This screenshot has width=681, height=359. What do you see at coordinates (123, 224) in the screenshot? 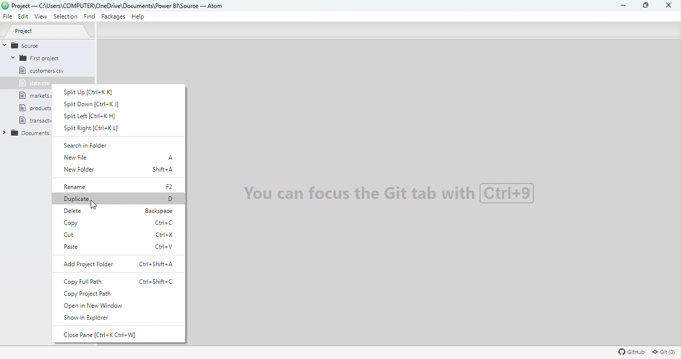
I see `Copy` at bounding box center [123, 224].